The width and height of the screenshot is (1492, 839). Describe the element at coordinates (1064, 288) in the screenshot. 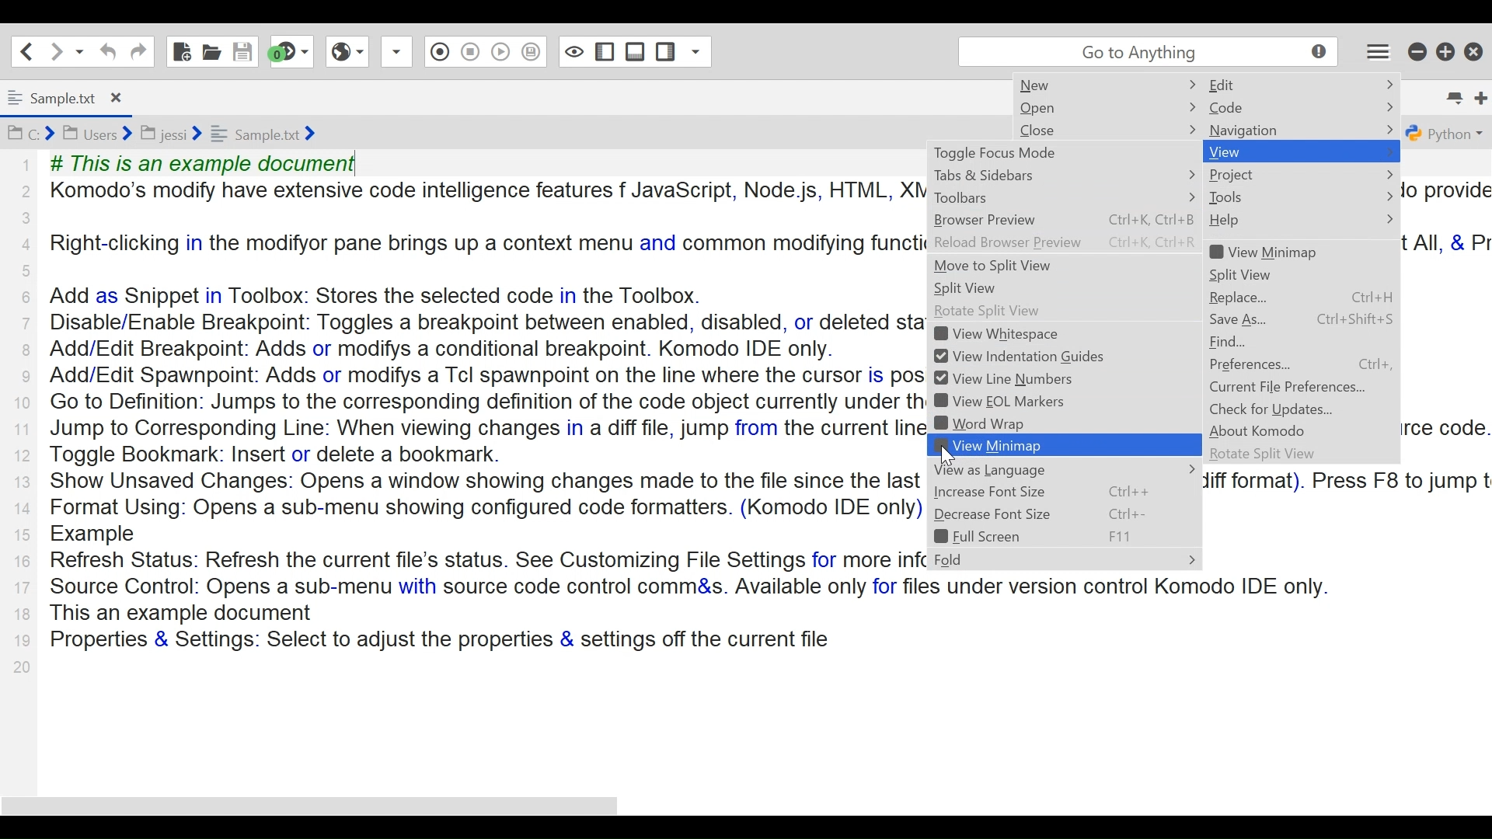

I see `Split View` at that location.